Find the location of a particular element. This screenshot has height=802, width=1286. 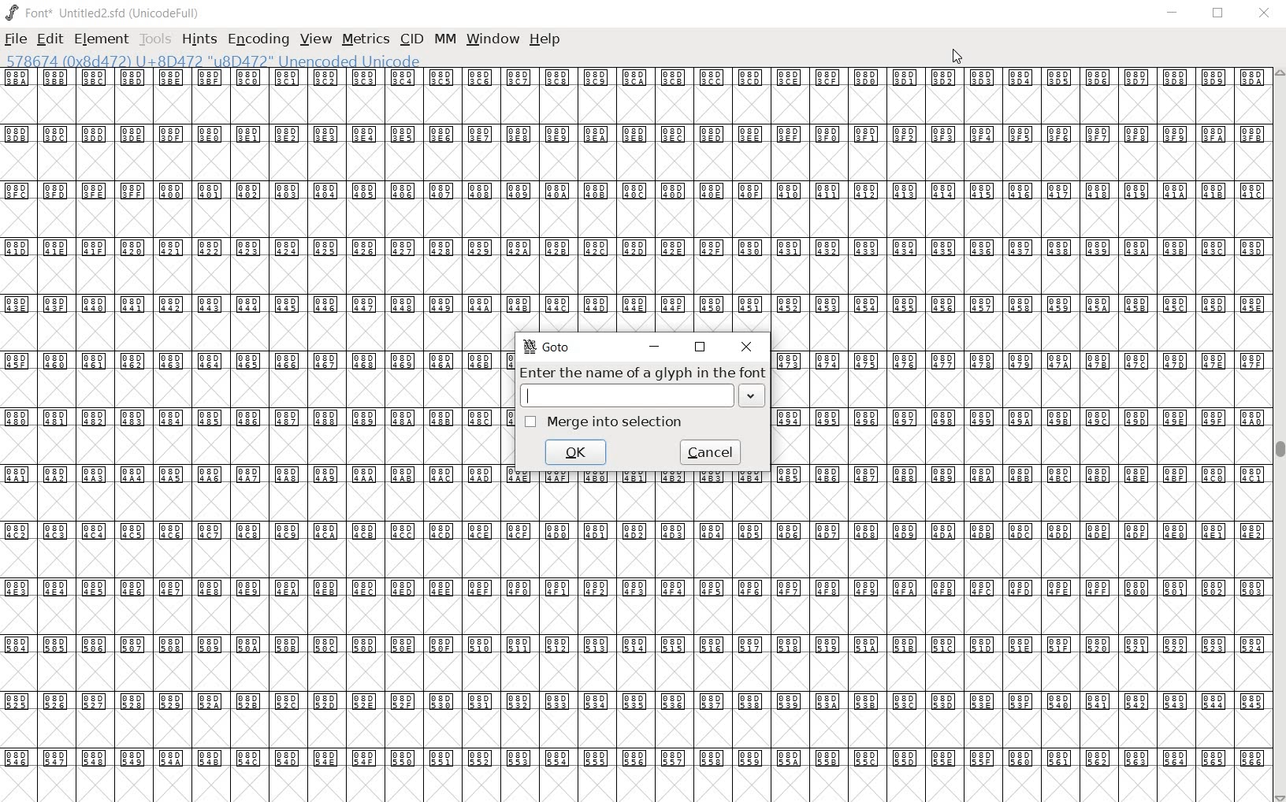

minimize is located at coordinates (1174, 13).